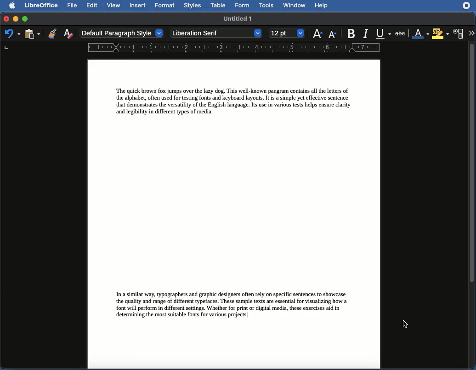 This screenshot has width=476, height=370. I want to click on clipboard, so click(32, 34).